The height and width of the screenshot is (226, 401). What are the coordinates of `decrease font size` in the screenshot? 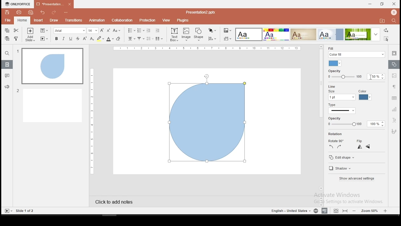 It's located at (108, 31).